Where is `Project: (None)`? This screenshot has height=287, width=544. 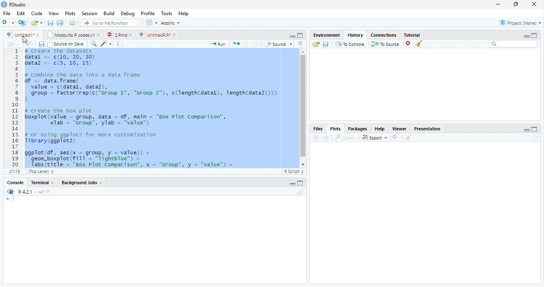 Project: (None) is located at coordinates (521, 23).